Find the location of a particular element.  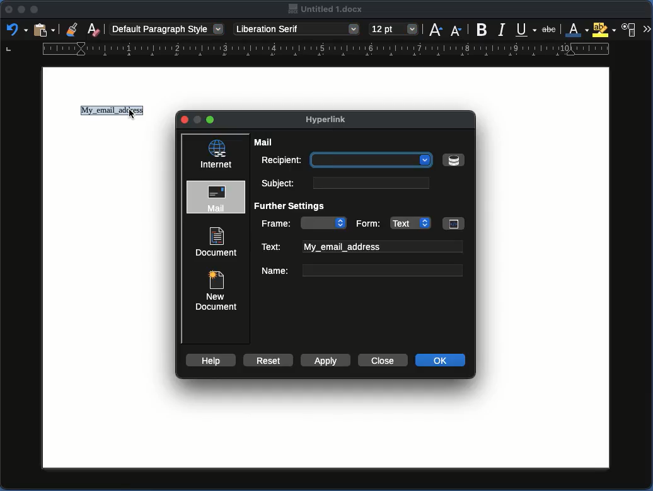

Mail is located at coordinates (265, 142).